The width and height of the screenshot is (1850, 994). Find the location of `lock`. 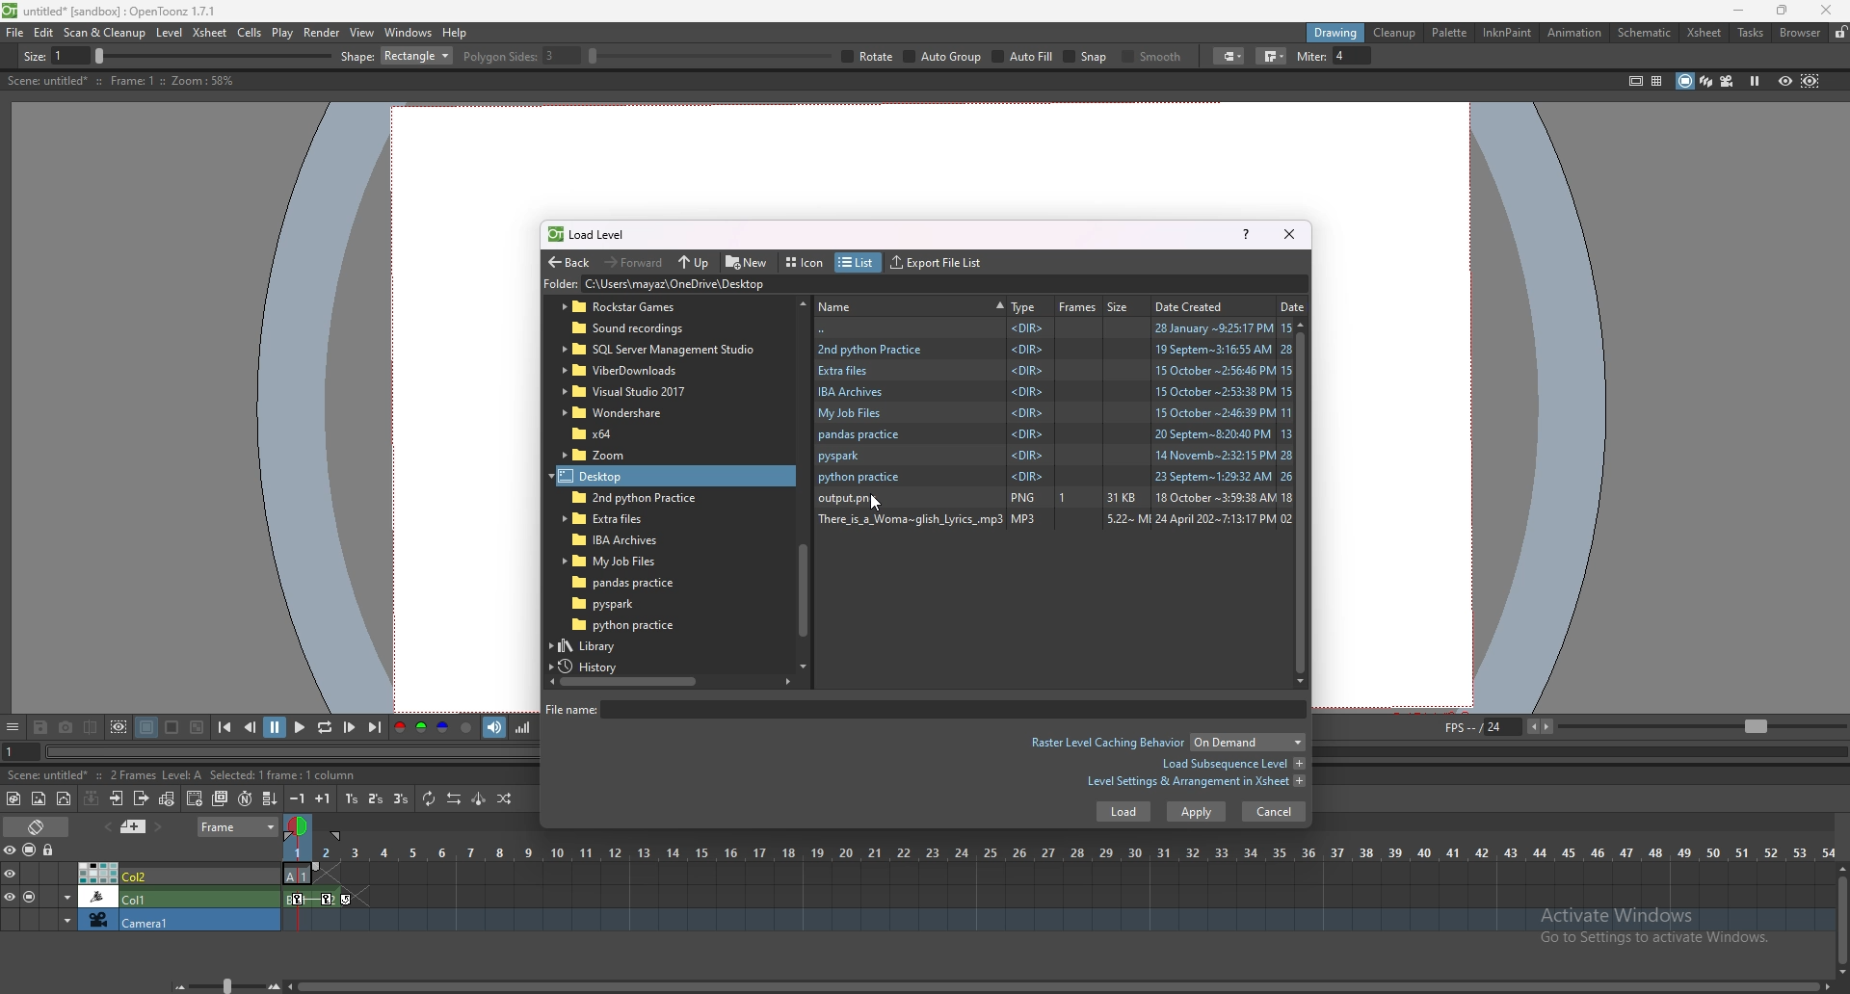

lock is located at coordinates (1840, 32).